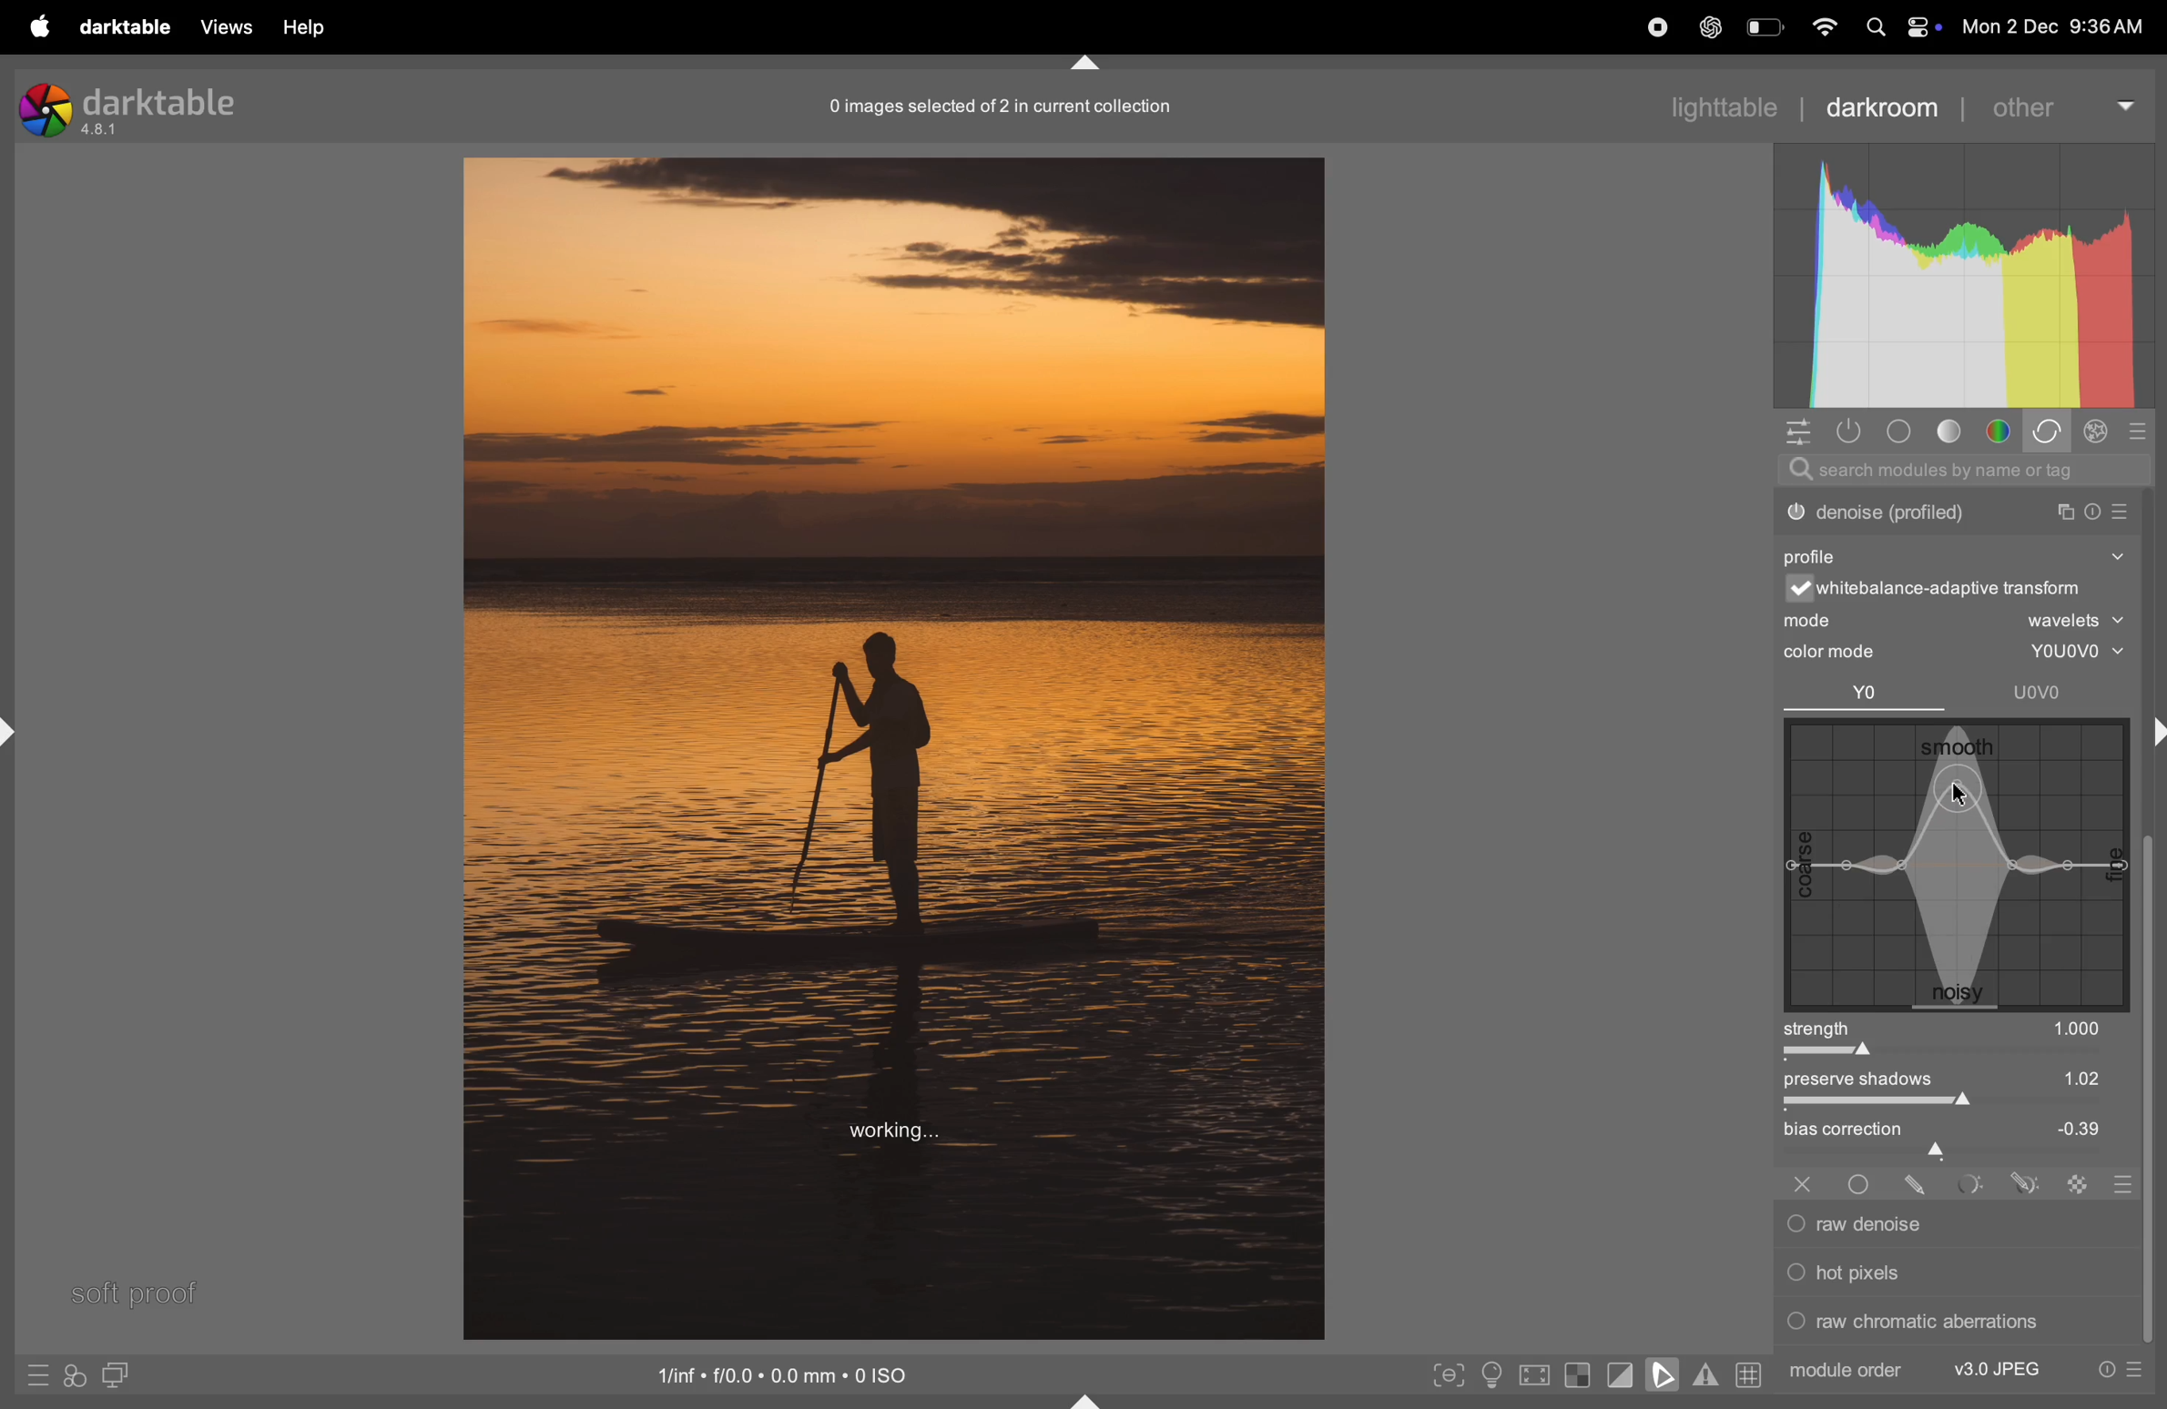 Image resolution: width=2167 pixels, height=1409 pixels. I want to click on darktable version, so click(129, 105).